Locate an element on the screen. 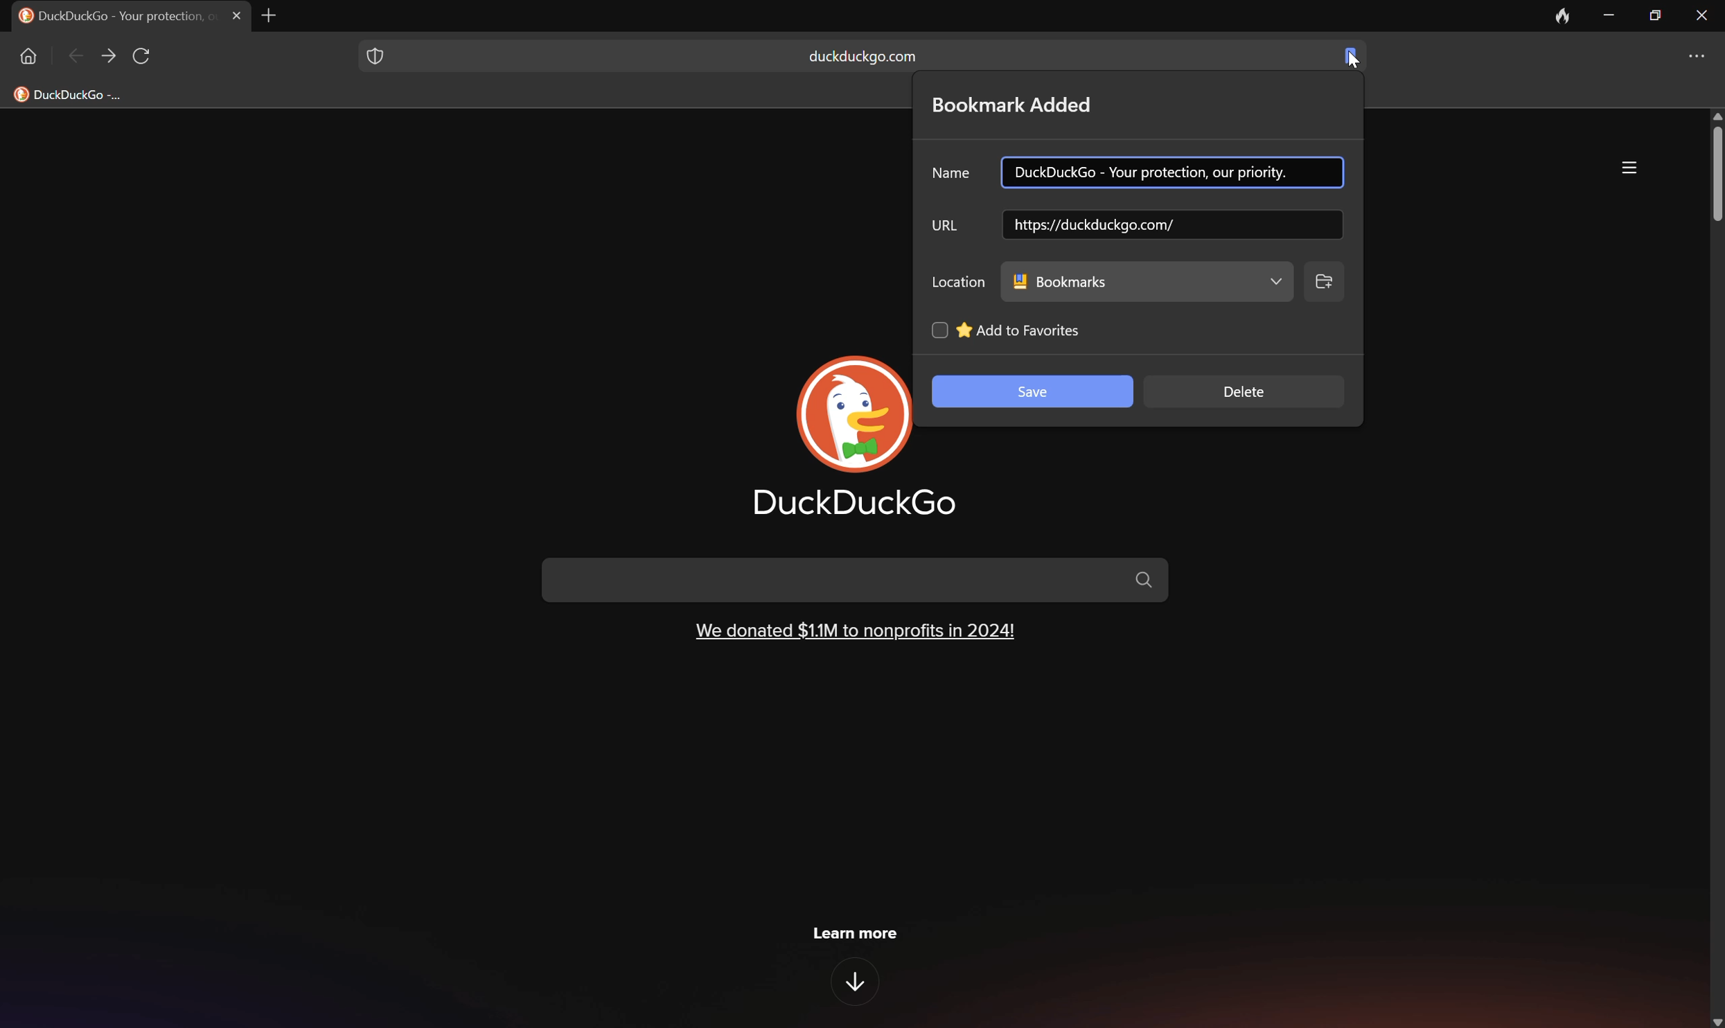 This screenshot has width=1725, height=1028. DuckDuckGo - Your Protection, our priority. is located at coordinates (1153, 172).